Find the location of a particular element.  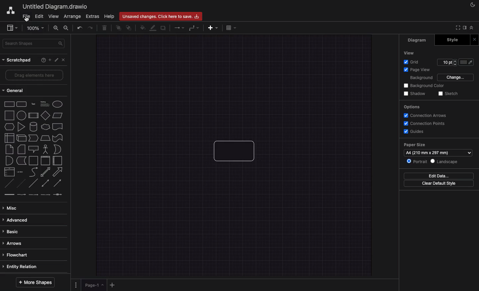

Sidebar is located at coordinates (12, 28).